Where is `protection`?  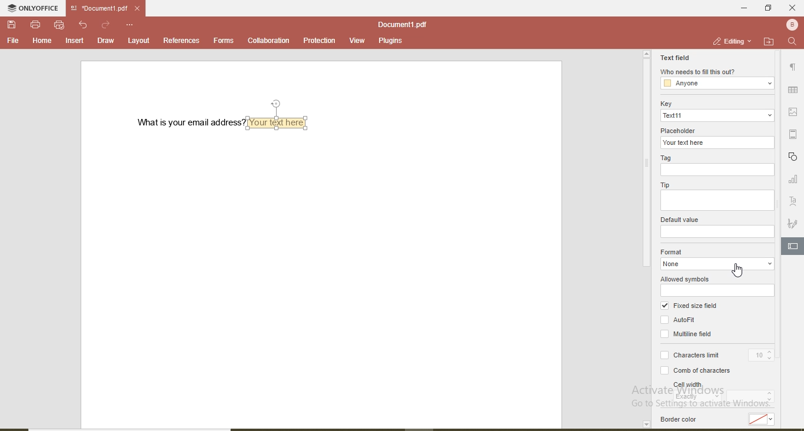 protection is located at coordinates (317, 41).